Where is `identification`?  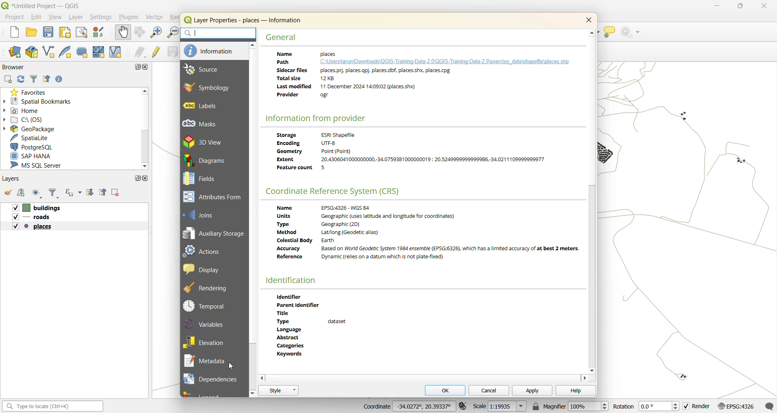
identification is located at coordinates (292, 280).